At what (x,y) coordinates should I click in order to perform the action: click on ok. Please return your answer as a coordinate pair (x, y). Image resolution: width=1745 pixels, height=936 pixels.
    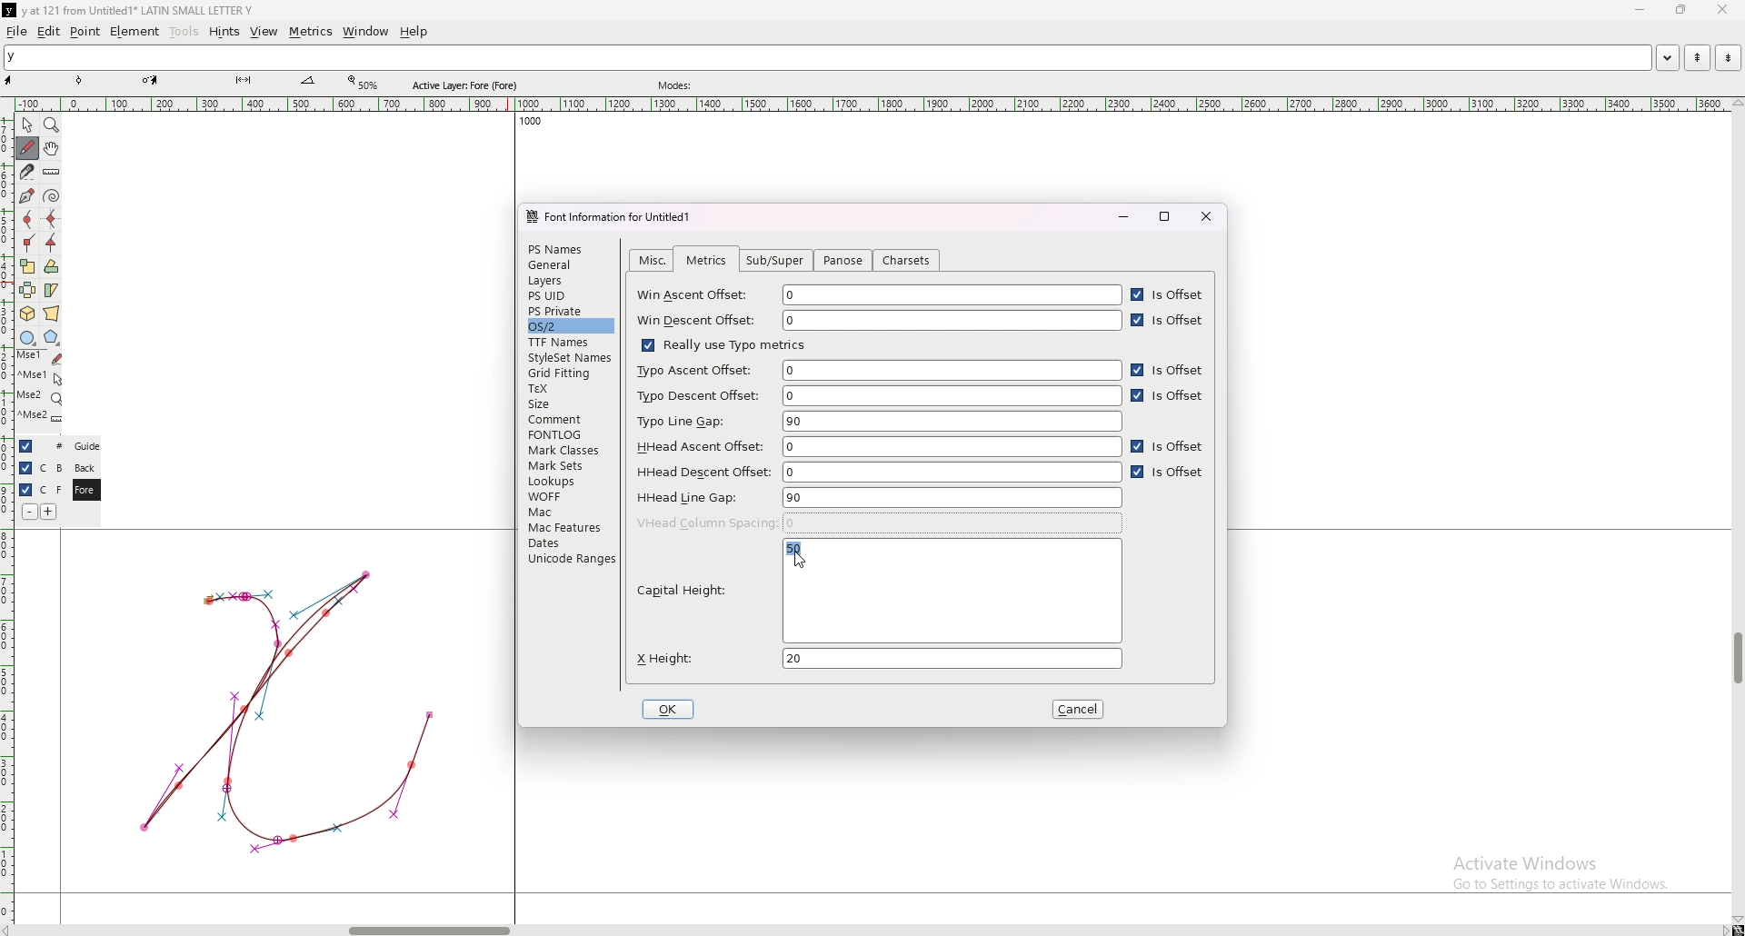
    Looking at the image, I should click on (671, 709).